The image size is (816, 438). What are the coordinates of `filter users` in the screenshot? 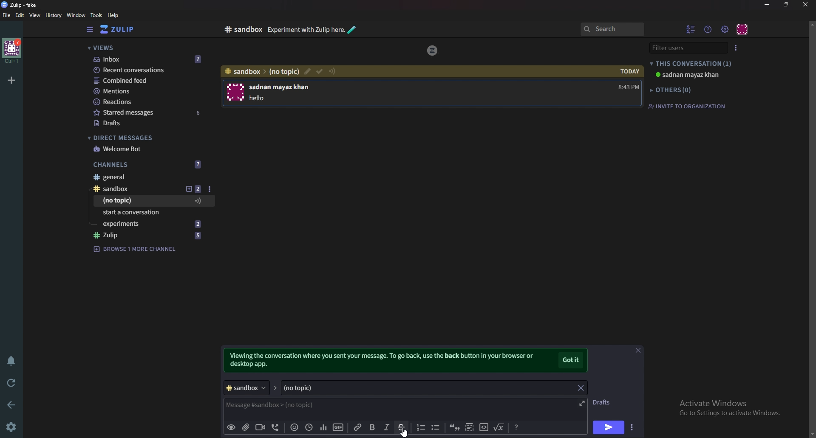 It's located at (688, 48).